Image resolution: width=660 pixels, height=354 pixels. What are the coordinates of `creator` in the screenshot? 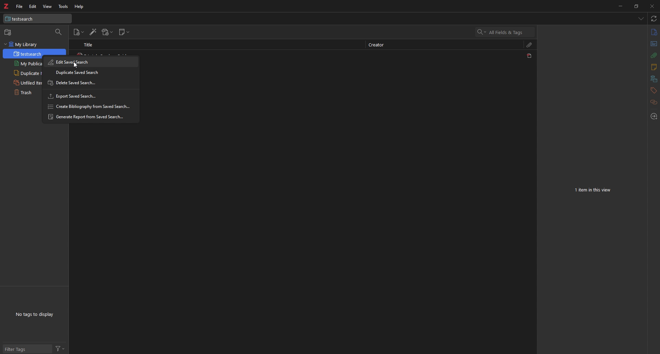 It's located at (379, 45).